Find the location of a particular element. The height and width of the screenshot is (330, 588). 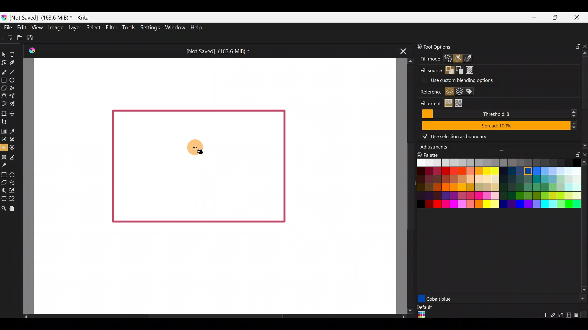

Bezier curve tool is located at coordinates (4, 95).